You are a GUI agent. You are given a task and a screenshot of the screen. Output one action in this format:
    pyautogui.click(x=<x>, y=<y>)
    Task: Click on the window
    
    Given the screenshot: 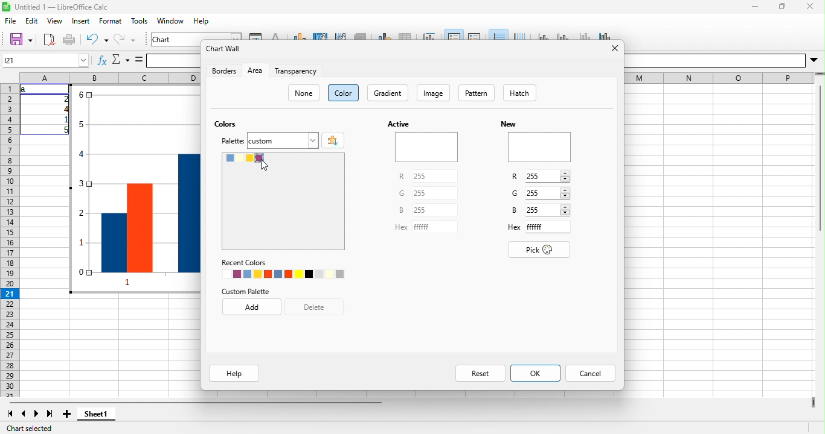 What is the action you would take?
    pyautogui.click(x=171, y=20)
    